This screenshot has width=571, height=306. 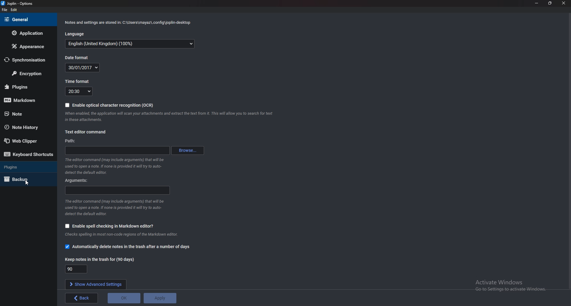 I want to click on Keep notes in the trash for, so click(x=77, y=269).